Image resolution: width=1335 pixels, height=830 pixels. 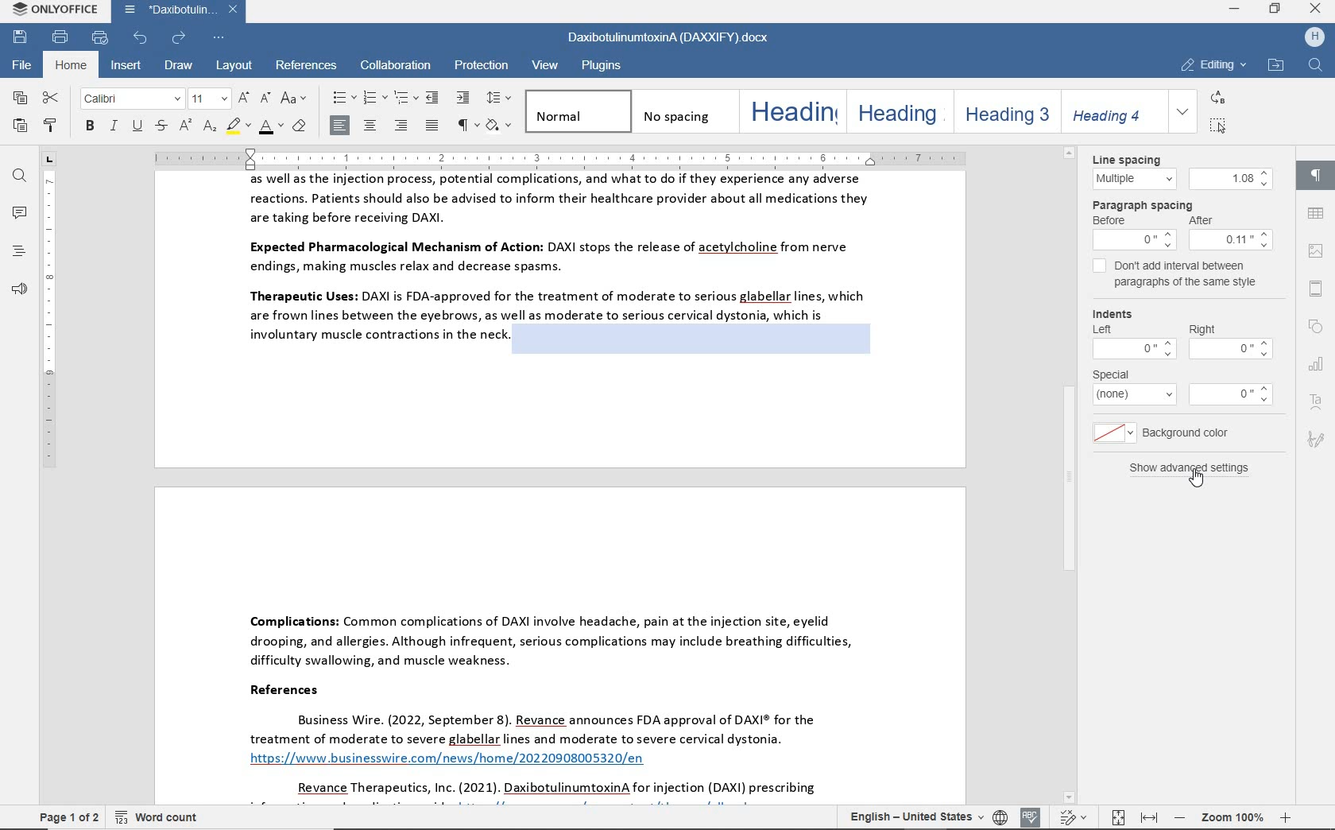 I want to click on header & footer, so click(x=1315, y=289).